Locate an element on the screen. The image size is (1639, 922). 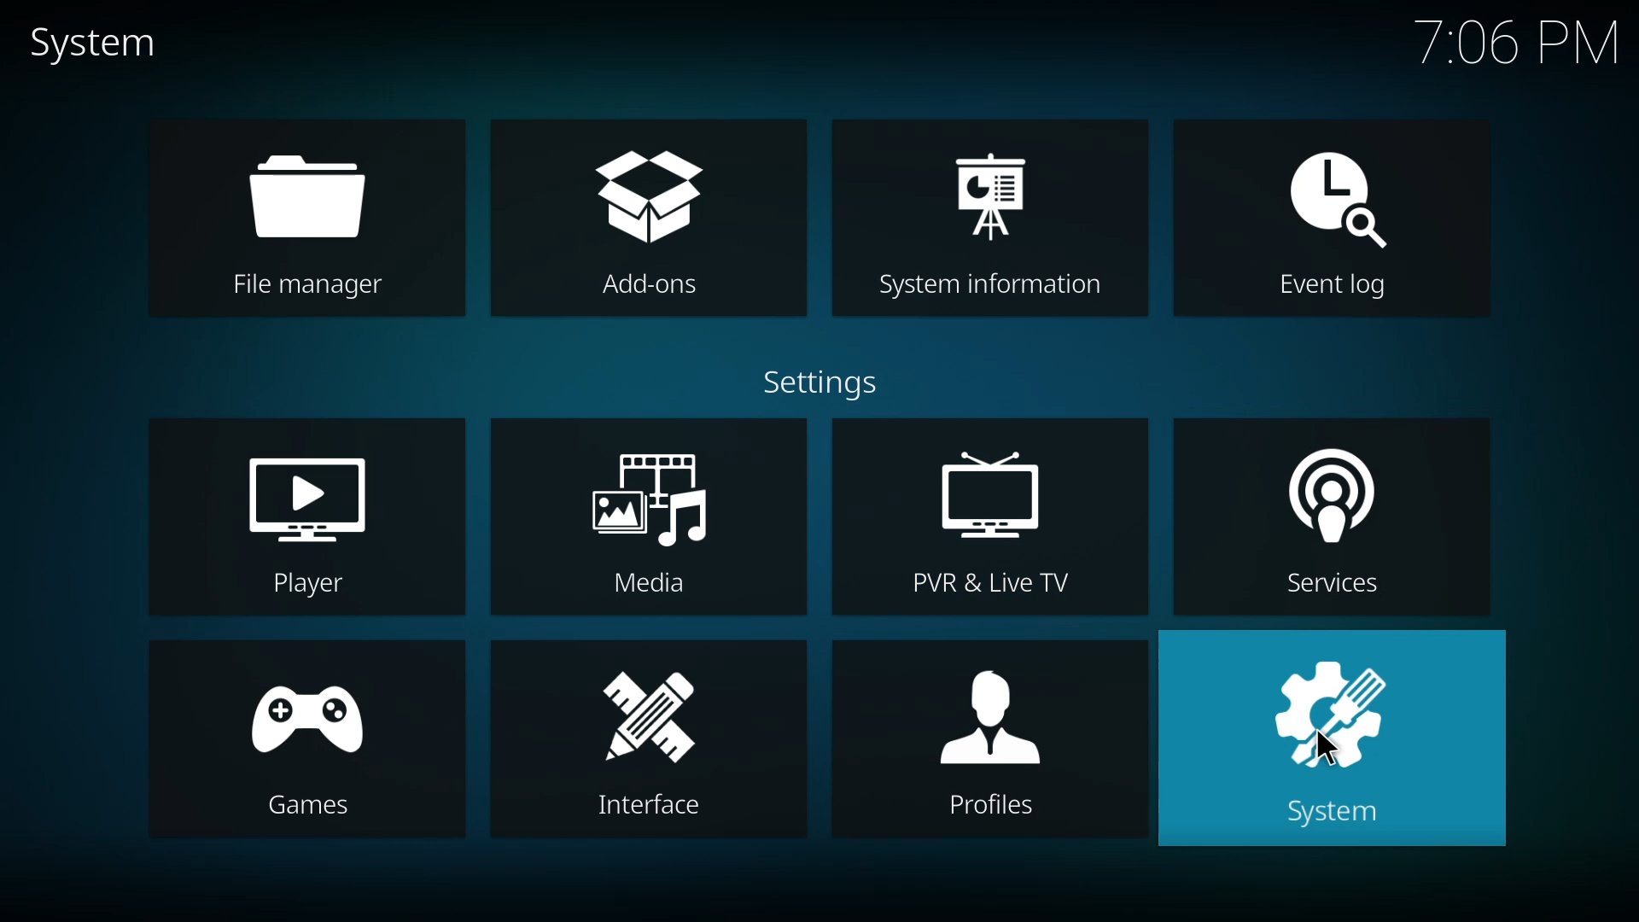
profiles is located at coordinates (984, 736).